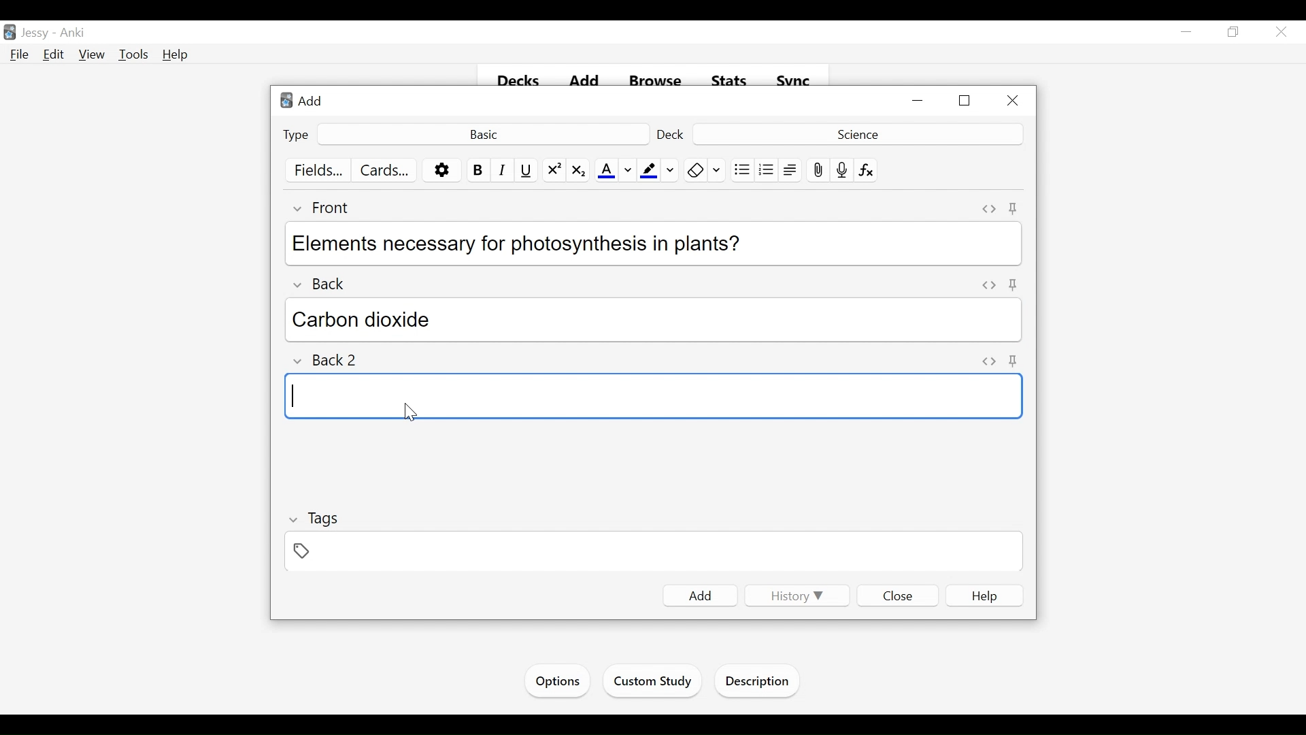  What do you see at coordinates (718, 170) in the screenshot?
I see `Change color` at bounding box center [718, 170].